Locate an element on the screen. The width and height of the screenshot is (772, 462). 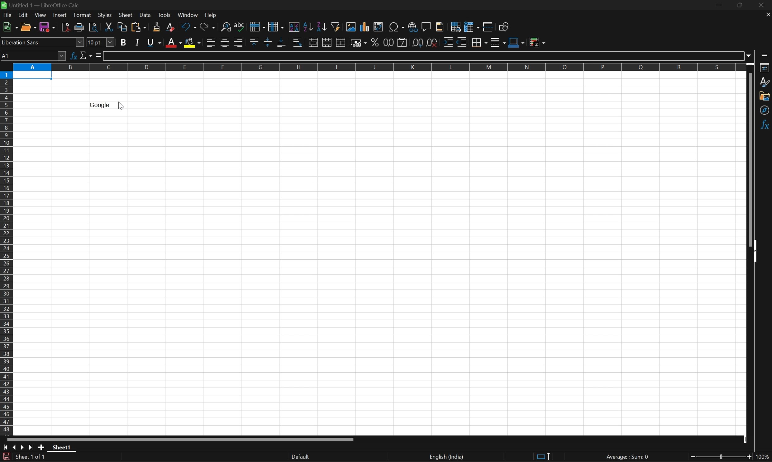
Delete decimal place is located at coordinates (433, 43).